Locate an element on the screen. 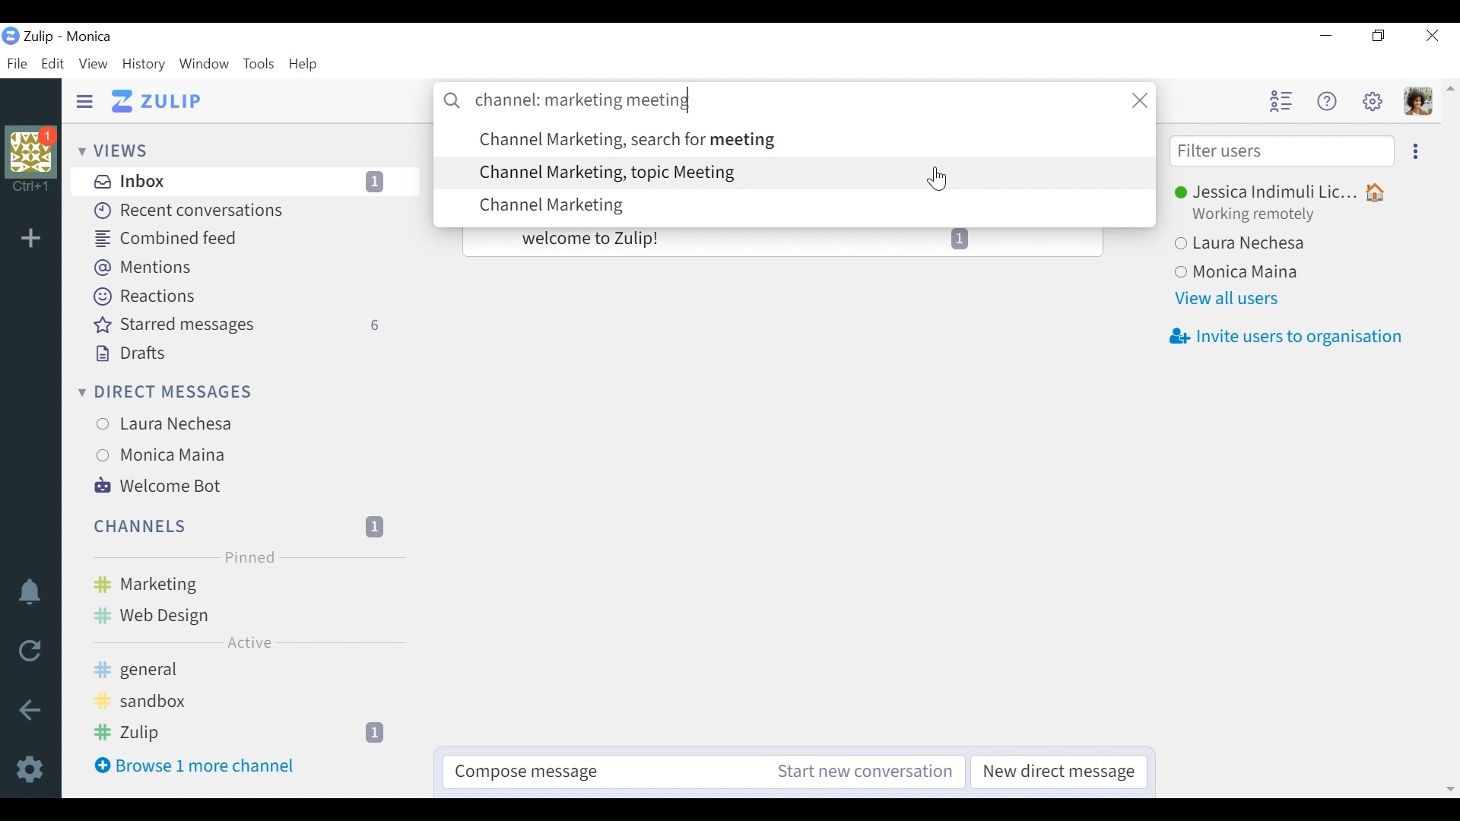 Image resolution: width=1460 pixels, height=821 pixels. Cursor is located at coordinates (937, 178).